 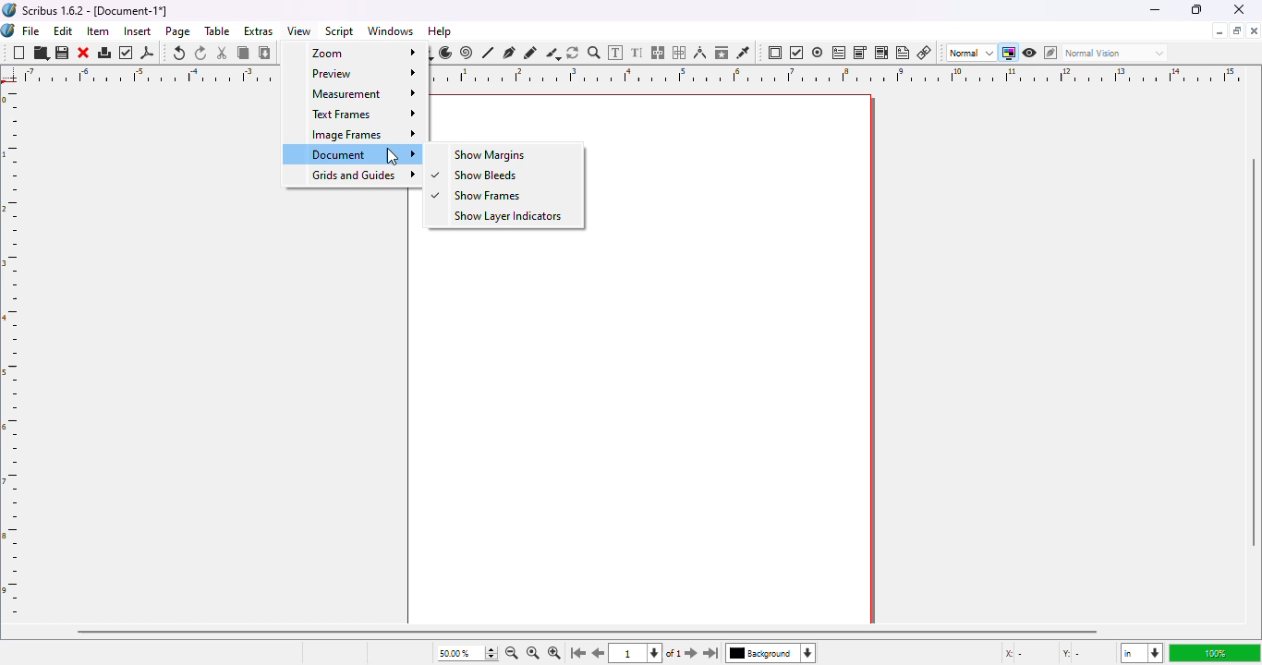 I want to click on freehand line, so click(x=530, y=53).